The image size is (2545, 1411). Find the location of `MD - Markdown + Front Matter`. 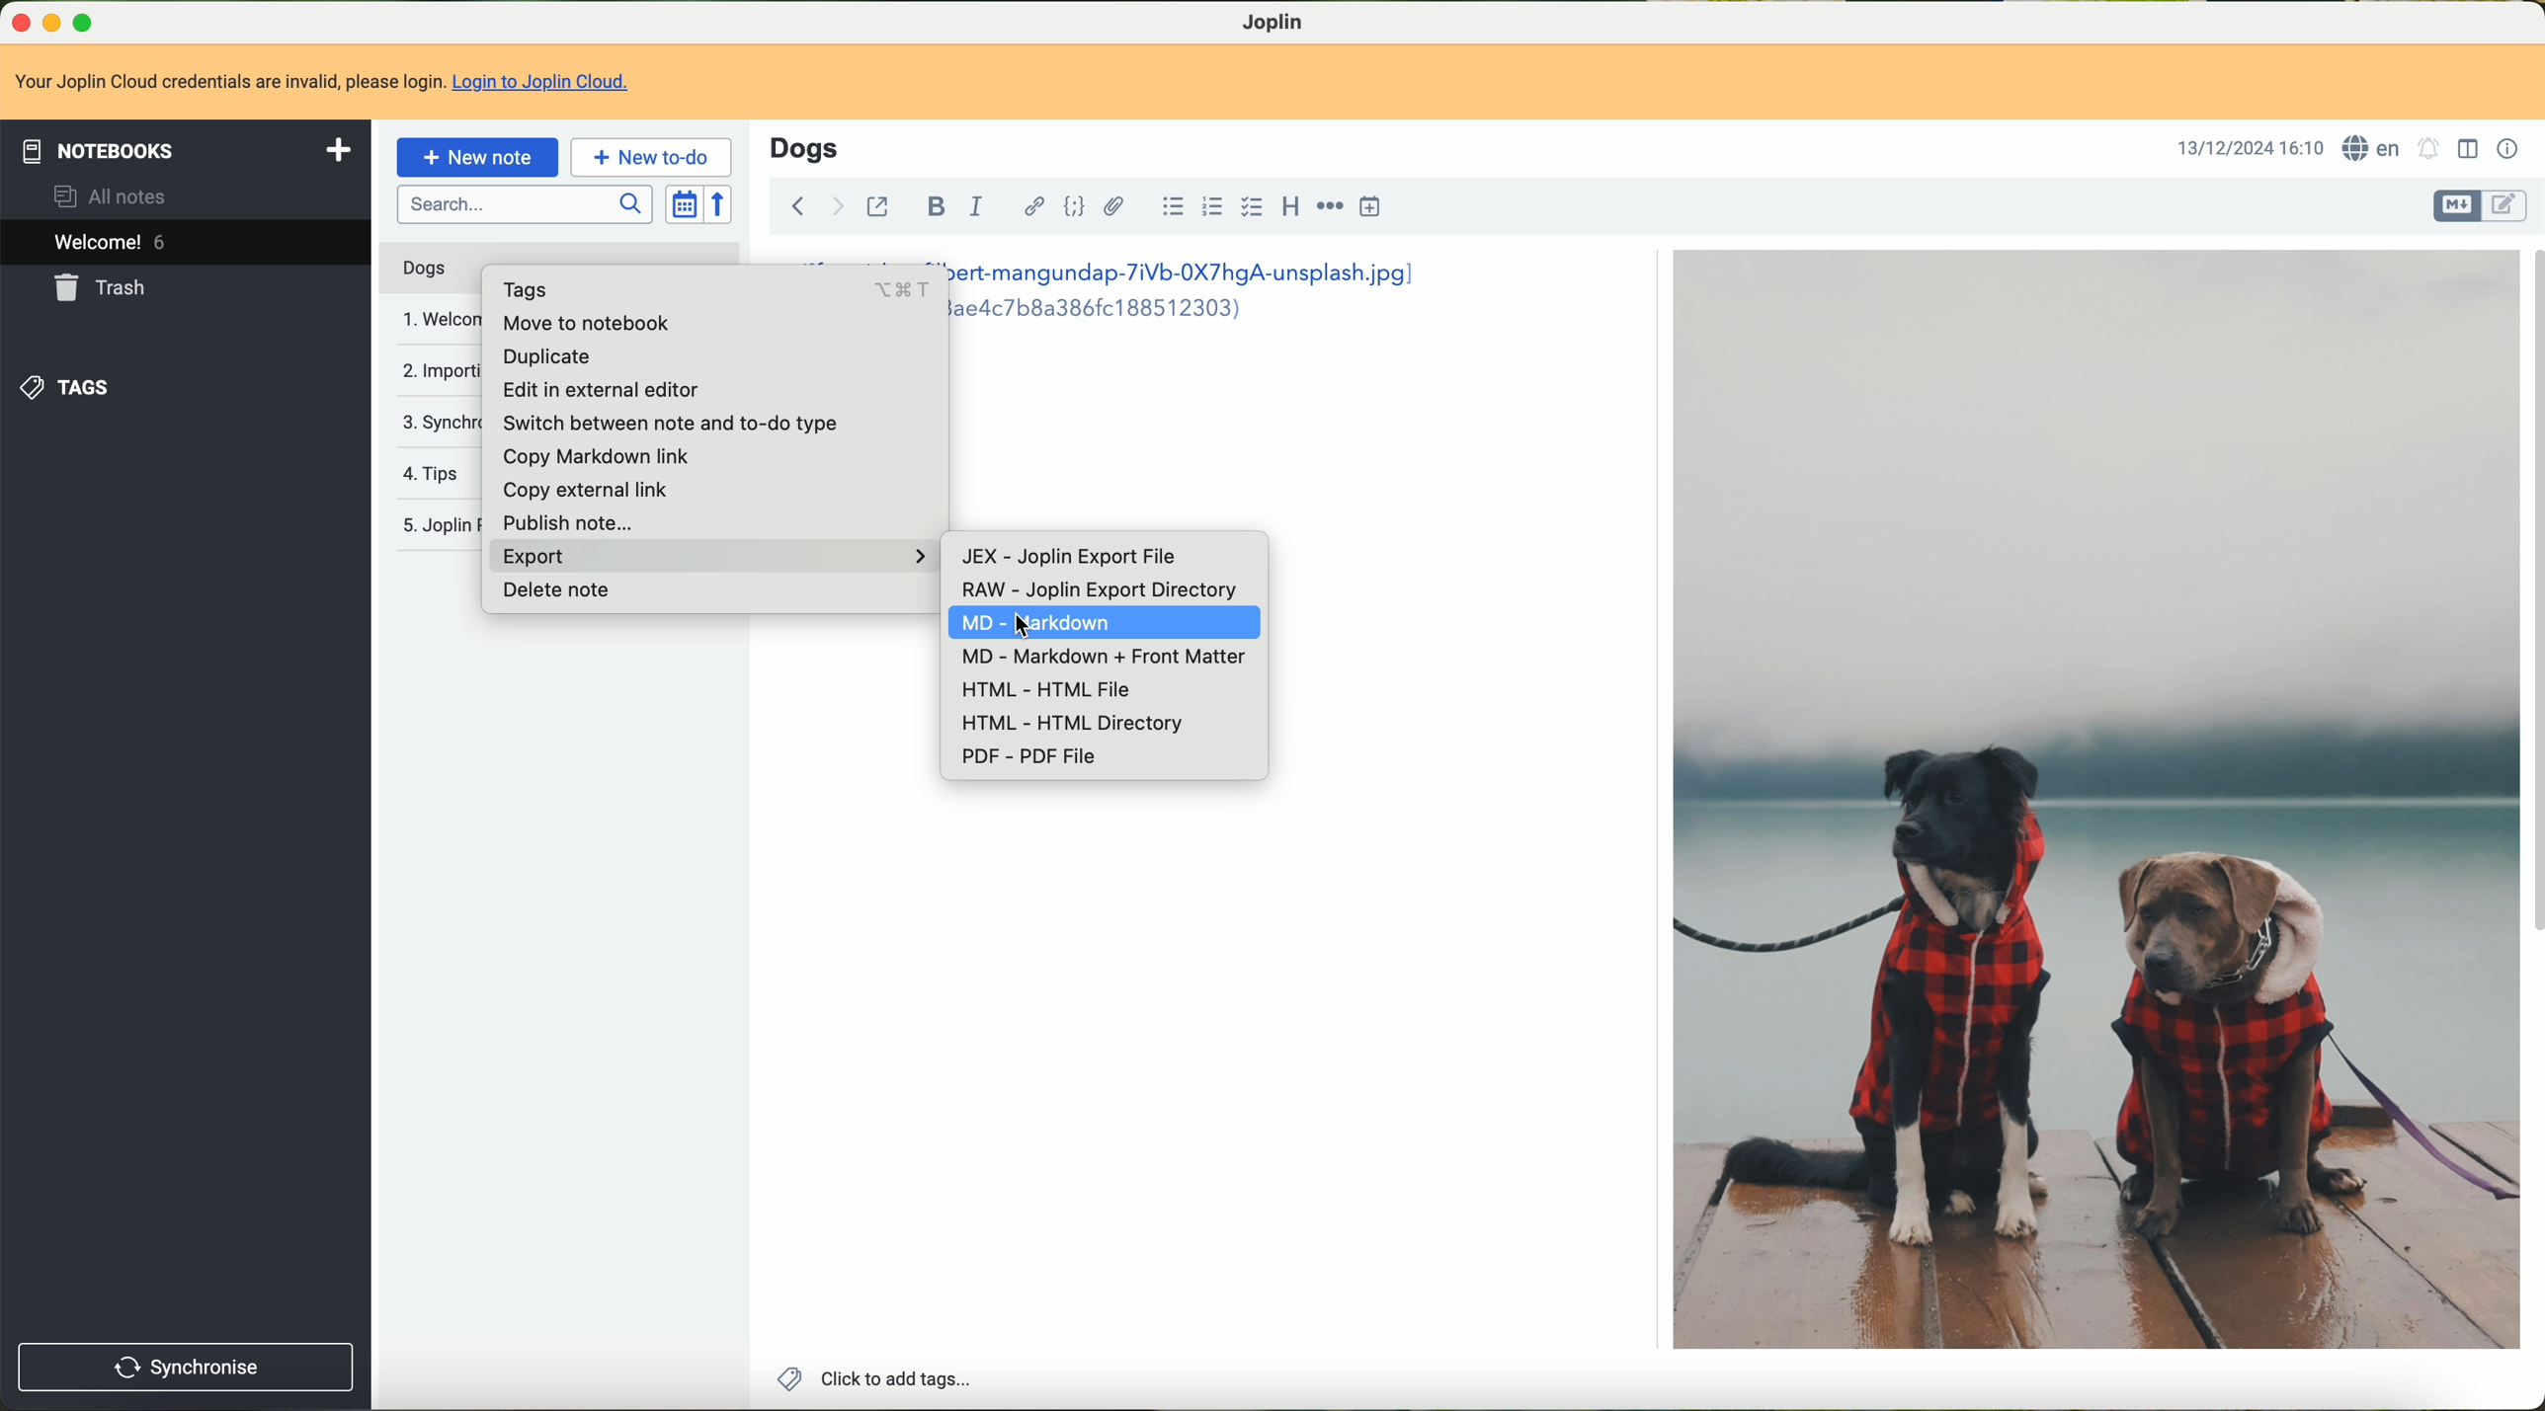

MD - Markdown + Front Matter is located at coordinates (1096, 658).